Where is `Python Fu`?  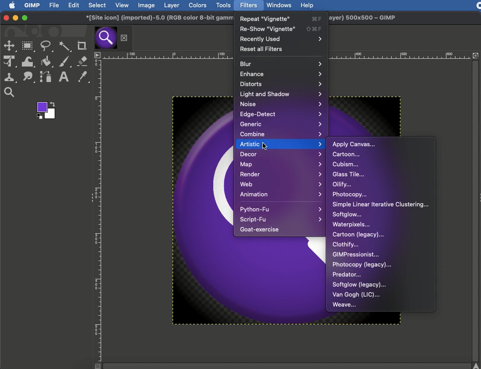
Python Fu is located at coordinates (280, 209).